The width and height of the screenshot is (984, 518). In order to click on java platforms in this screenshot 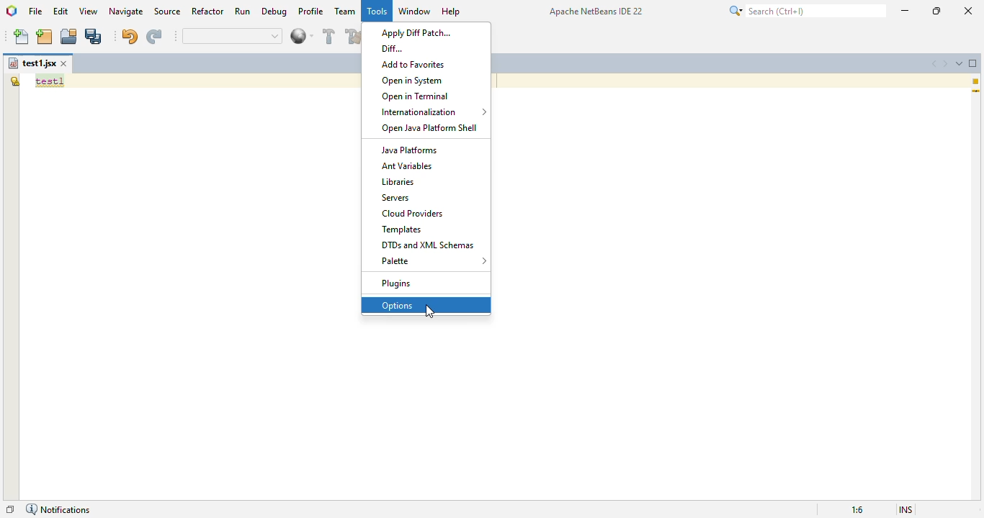, I will do `click(409, 150)`.